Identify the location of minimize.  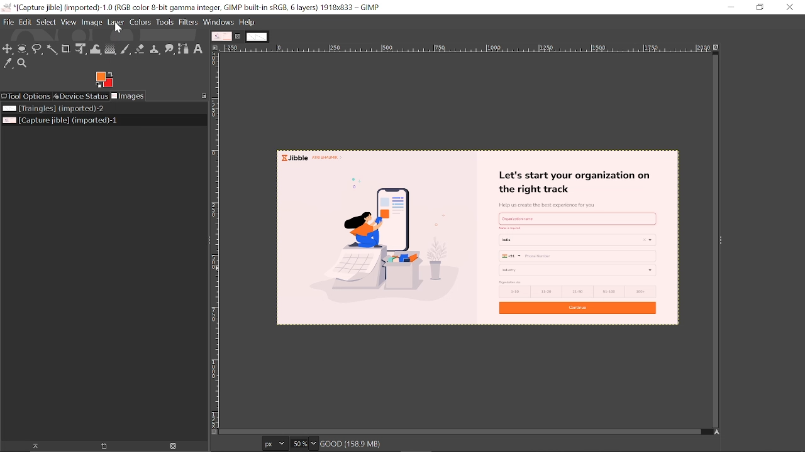
(726, 7).